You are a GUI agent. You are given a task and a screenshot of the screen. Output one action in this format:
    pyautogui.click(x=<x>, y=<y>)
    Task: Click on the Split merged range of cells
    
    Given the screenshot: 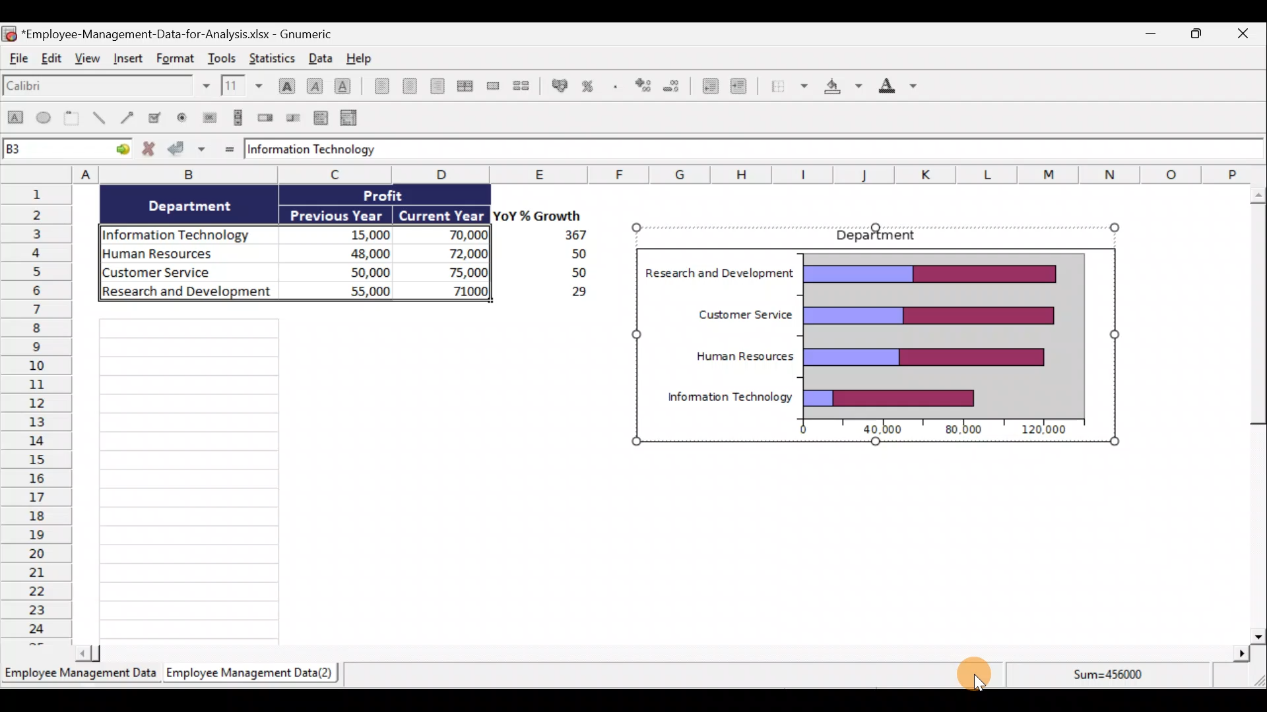 What is the action you would take?
    pyautogui.click(x=521, y=85)
    